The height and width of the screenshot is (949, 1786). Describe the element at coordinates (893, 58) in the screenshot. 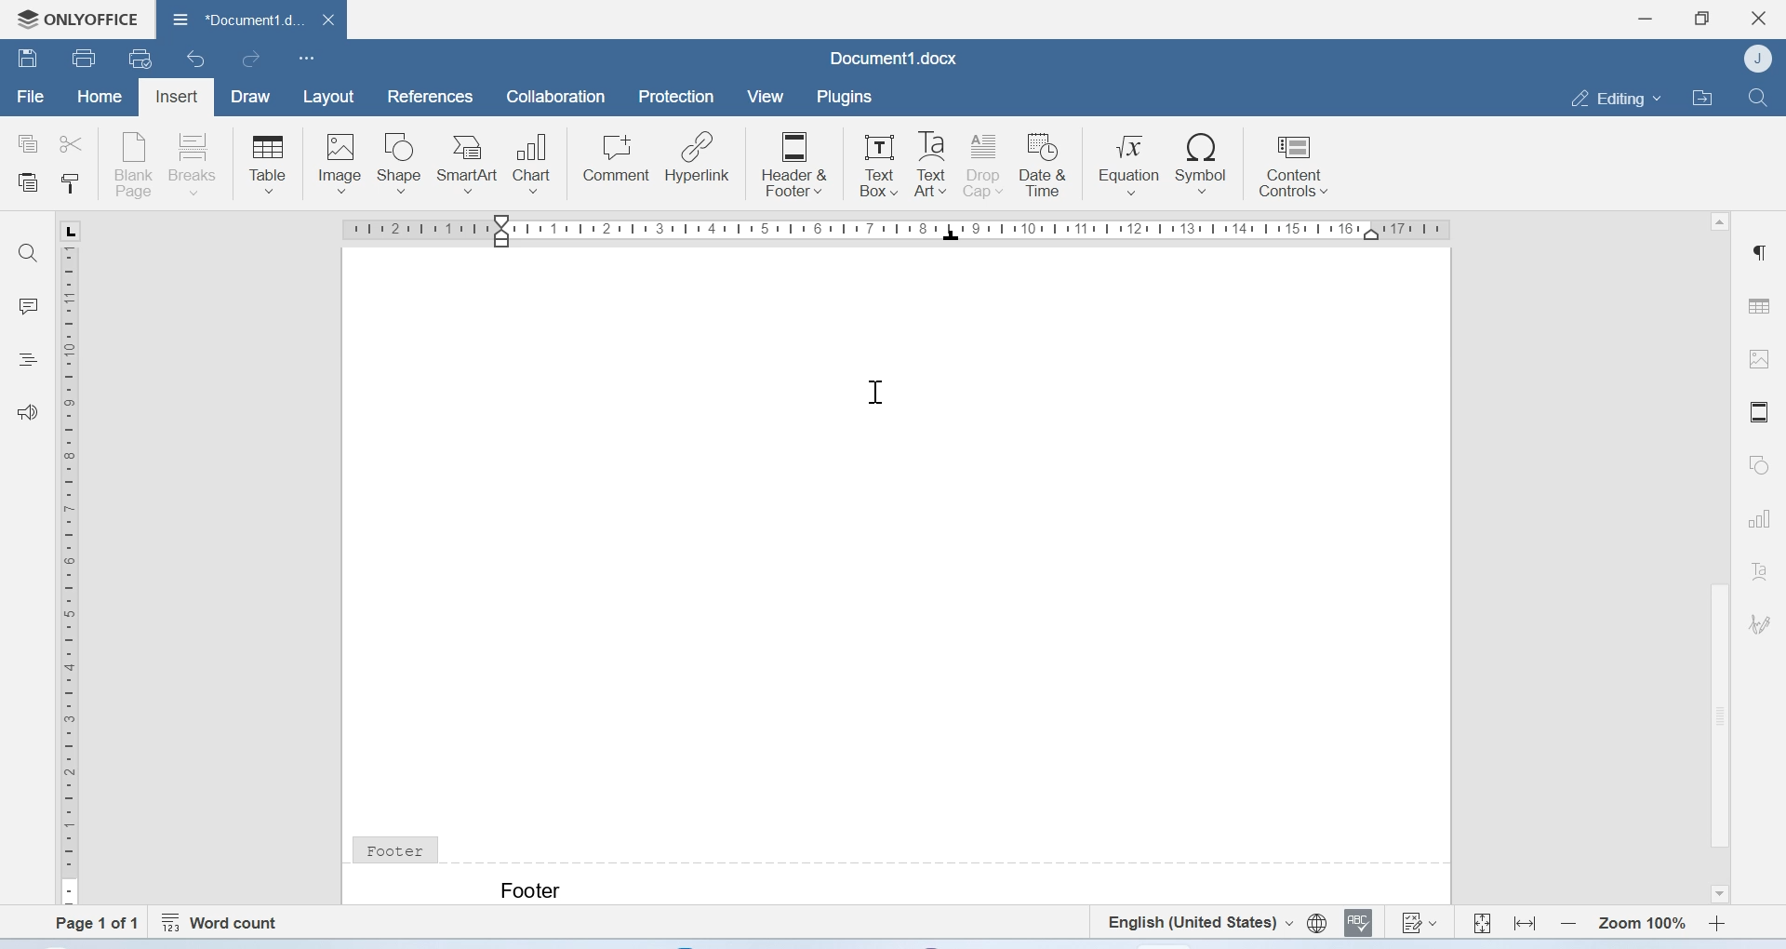

I see `Document1.docx` at that location.